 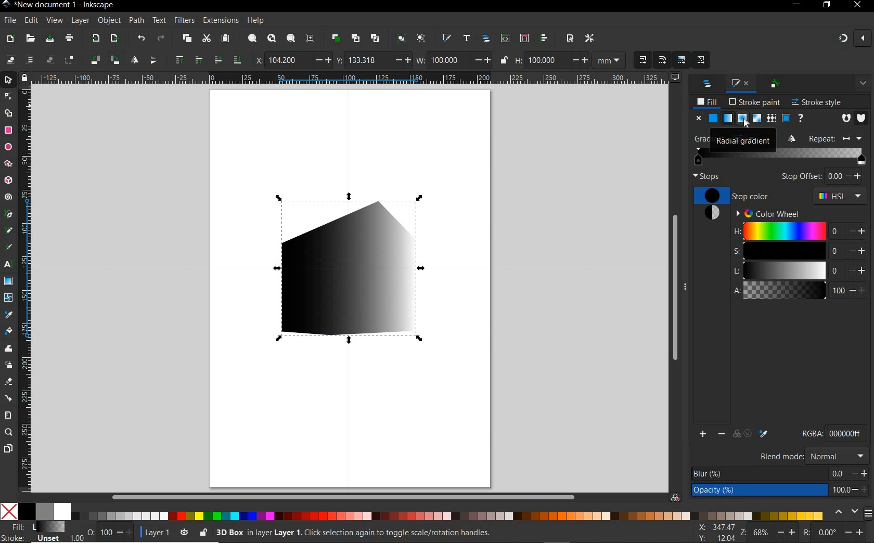 What do you see at coordinates (9, 397) in the screenshot?
I see `CONNECTOR TOOL` at bounding box center [9, 397].